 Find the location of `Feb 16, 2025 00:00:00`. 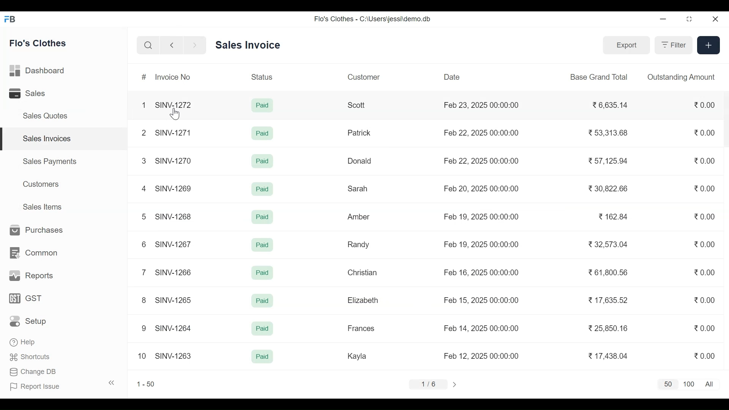

Feb 16, 2025 00:00:00 is located at coordinates (484, 273).